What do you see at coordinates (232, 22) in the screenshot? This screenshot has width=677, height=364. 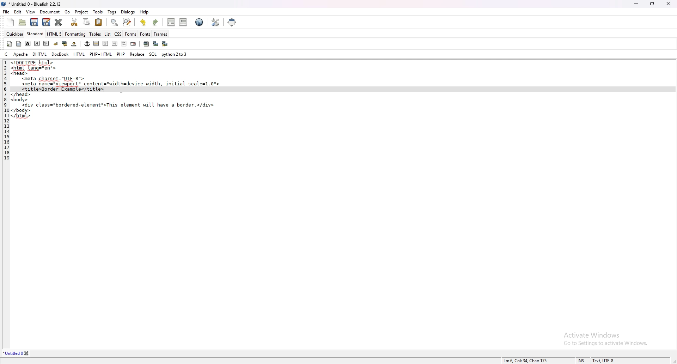 I see `full screen` at bounding box center [232, 22].